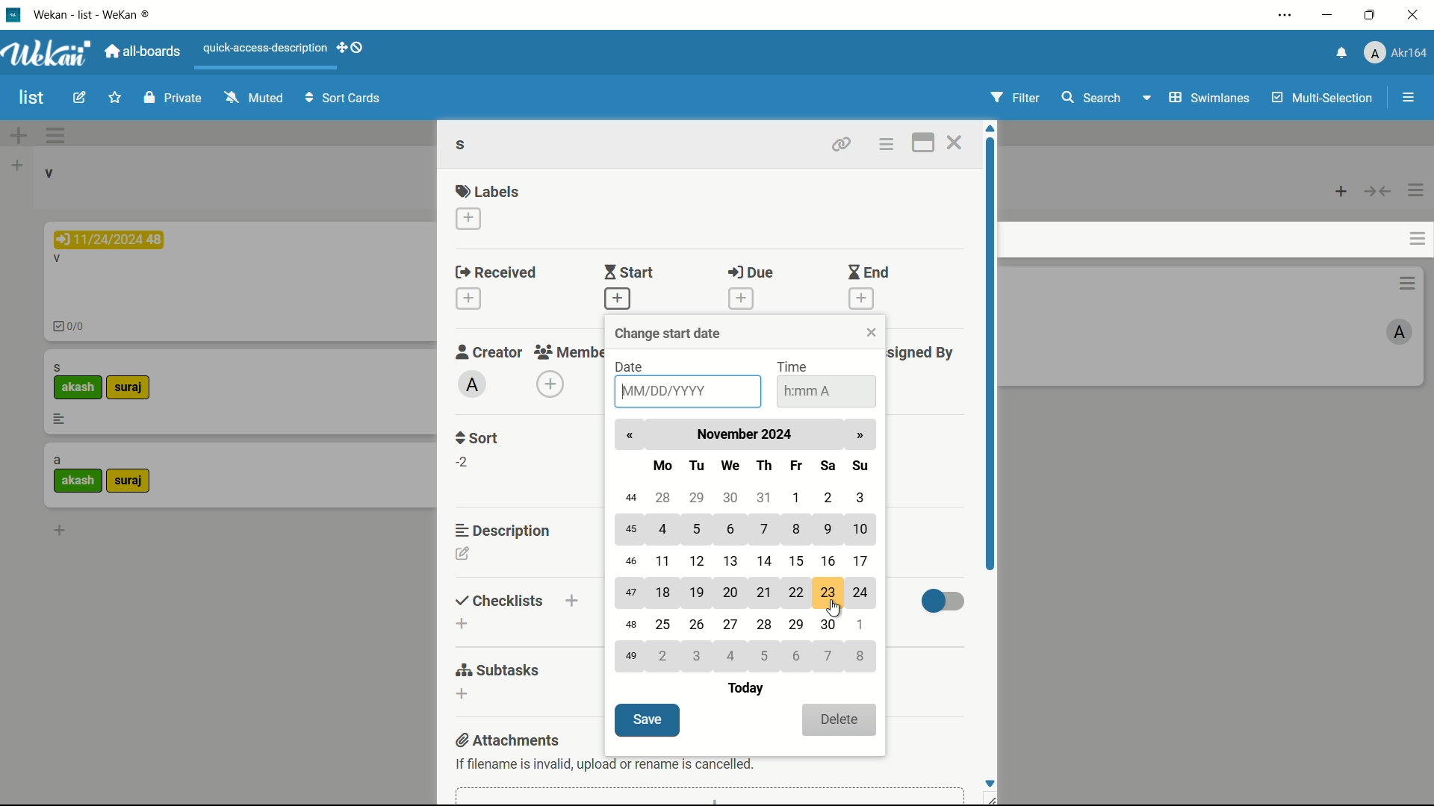  I want to click on save, so click(648, 720).